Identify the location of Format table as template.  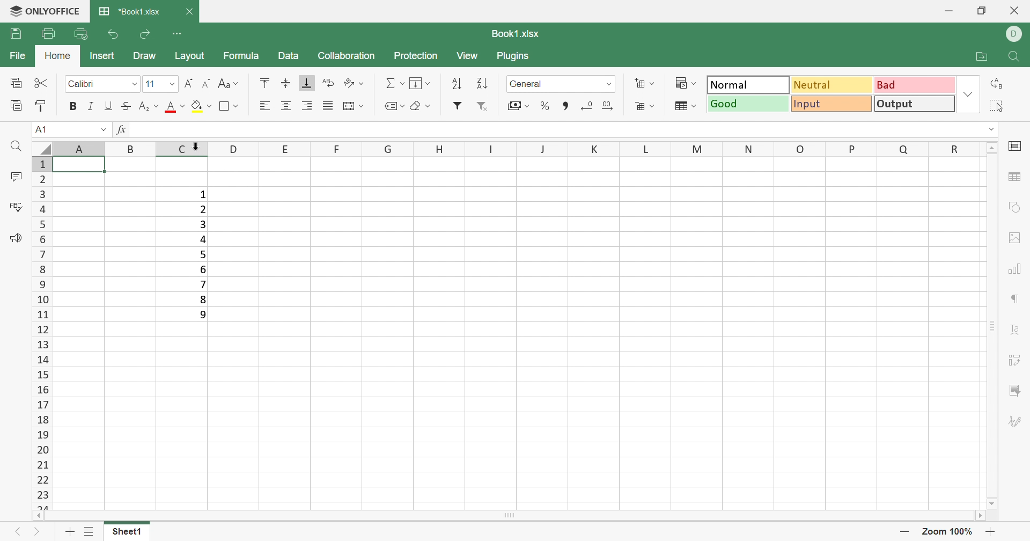
(685, 107).